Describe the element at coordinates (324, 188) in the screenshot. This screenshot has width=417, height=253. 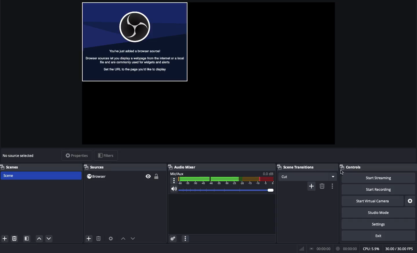
I see `delete` at that location.